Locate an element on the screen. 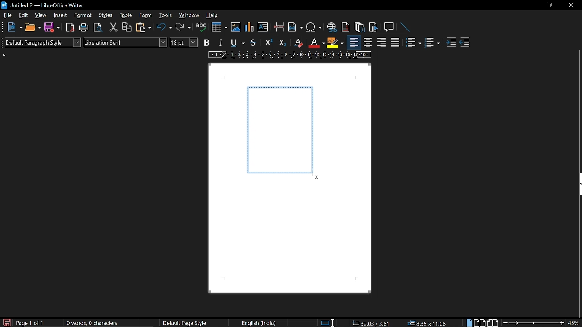 This screenshot has width=582, height=327. cut is located at coordinates (112, 29).